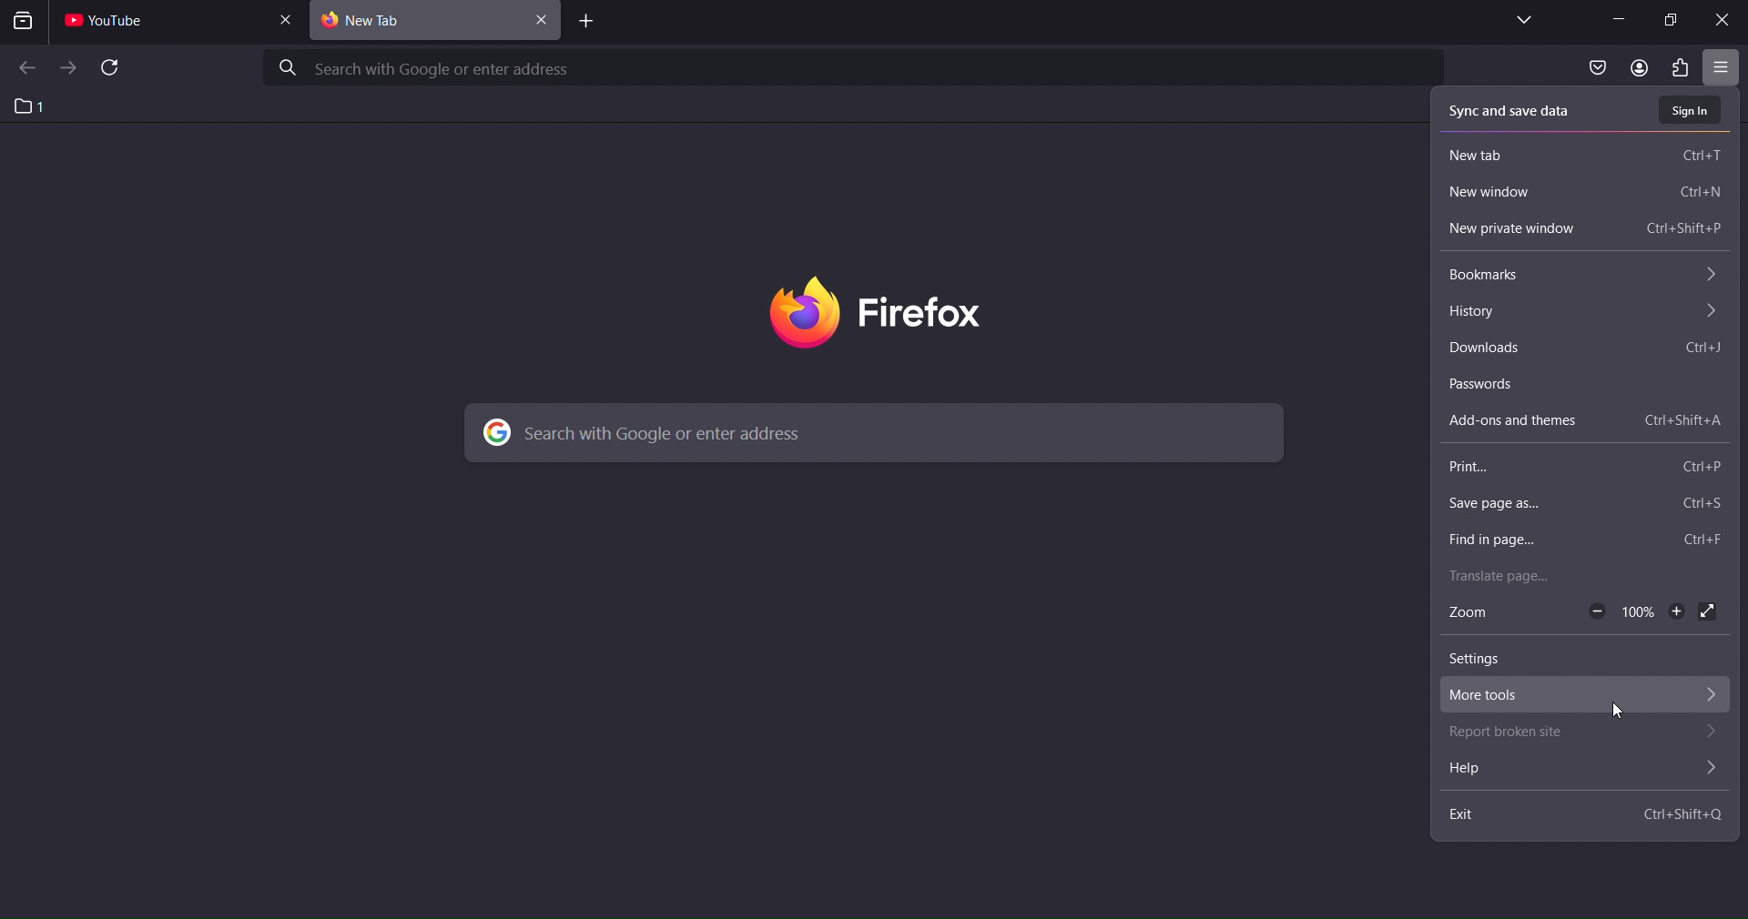 Image resolution: width=1748 pixels, height=919 pixels. I want to click on save as pocket, so click(1592, 69).